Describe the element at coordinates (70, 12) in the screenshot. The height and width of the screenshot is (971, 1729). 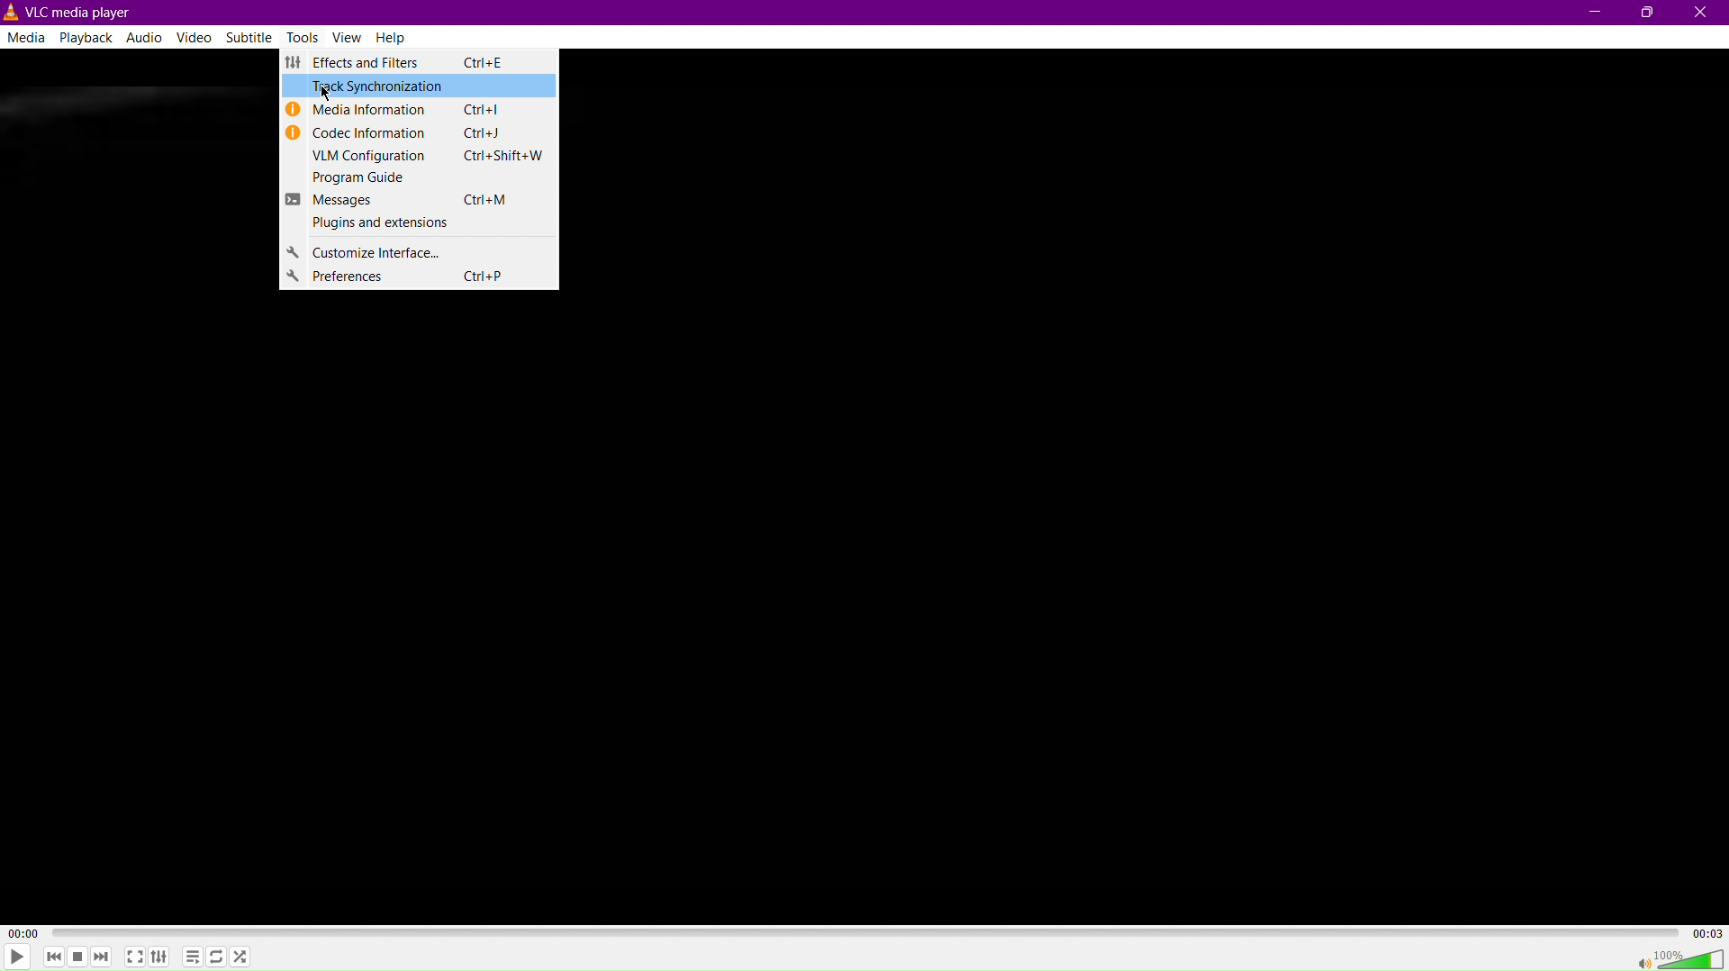
I see `VLC Media player` at that location.